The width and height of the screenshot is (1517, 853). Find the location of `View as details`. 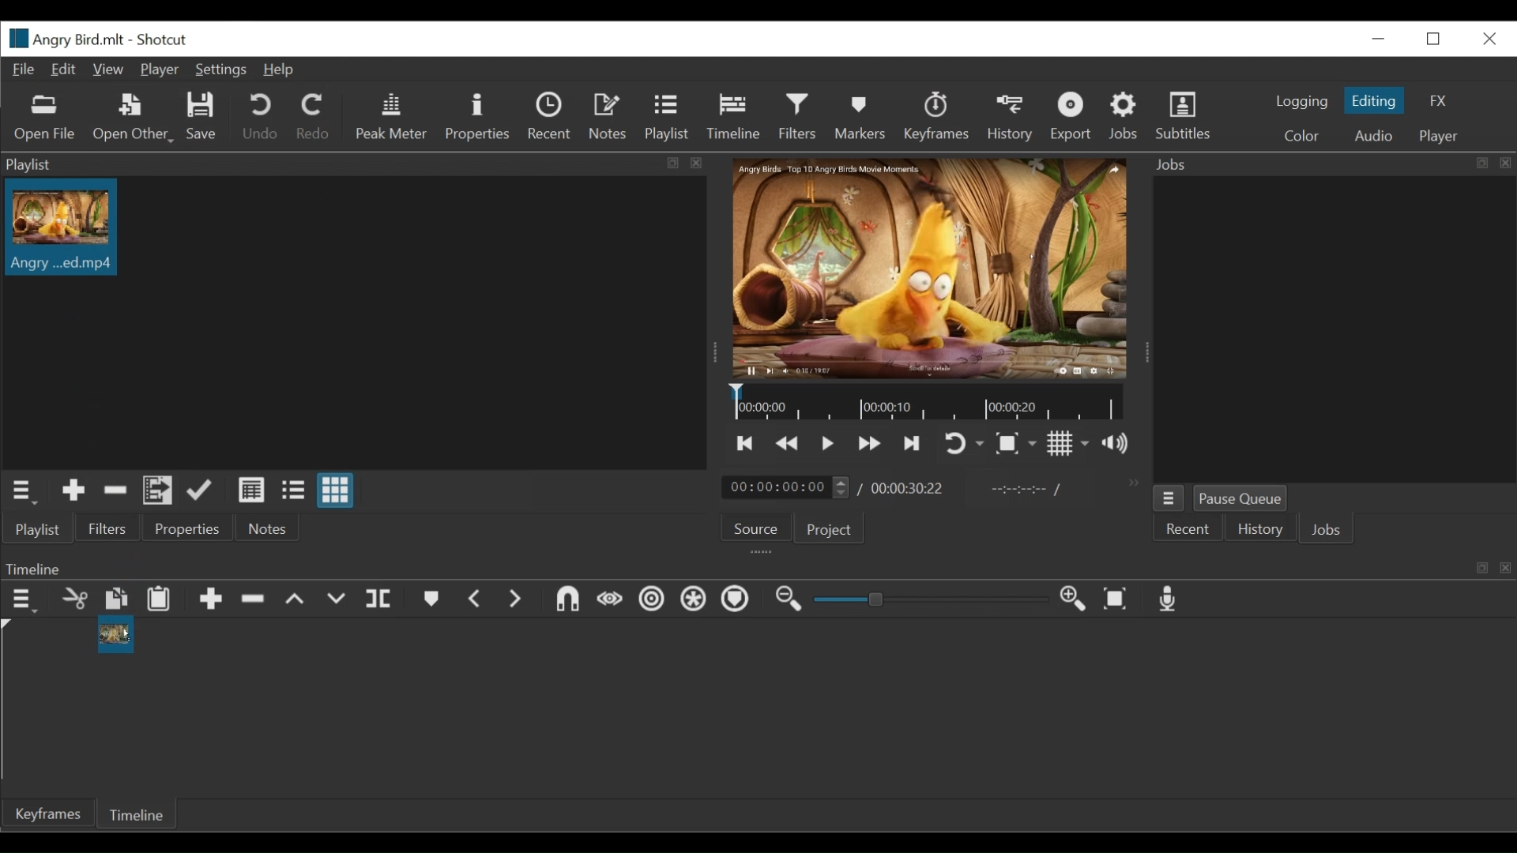

View as details is located at coordinates (252, 490).